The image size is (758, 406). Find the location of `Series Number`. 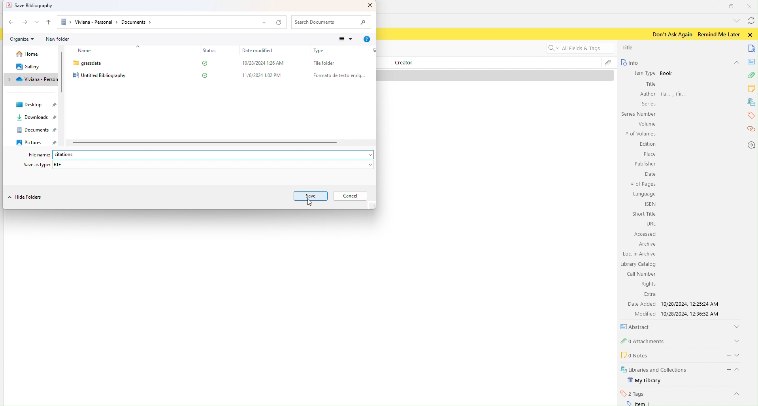

Series Number is located at coordinates (638, 114).